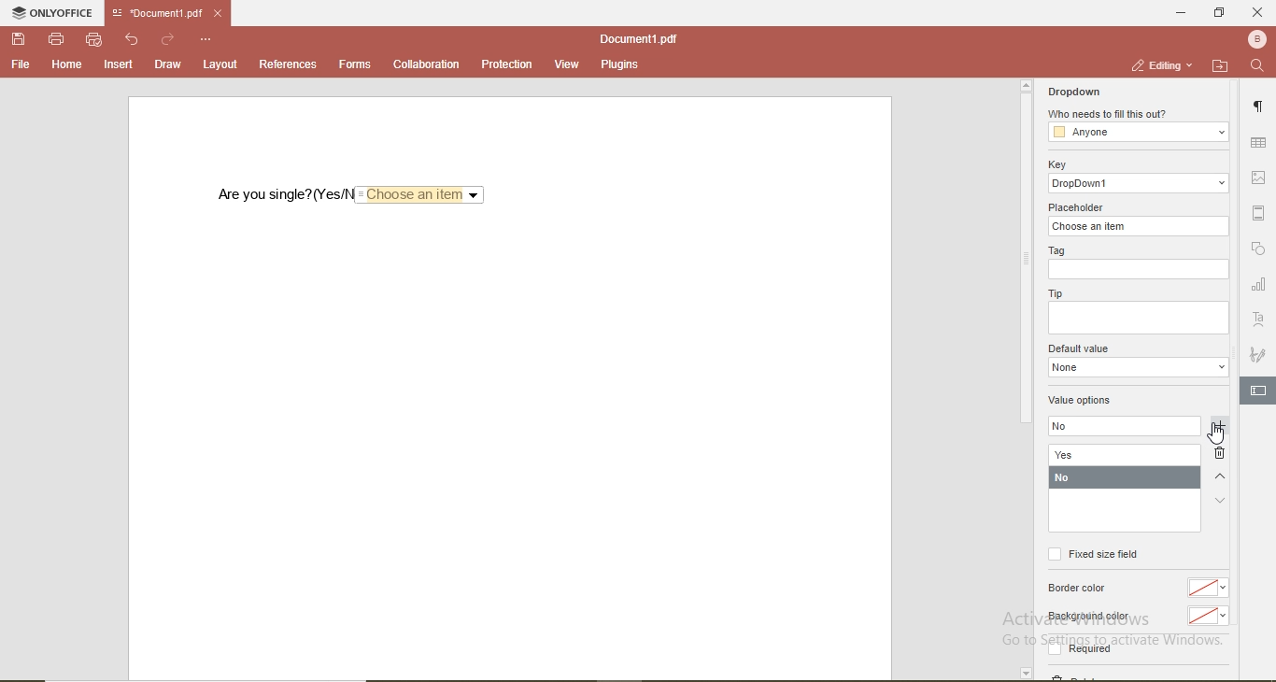  What do you see at coordinates (1075, 206) in the screenshot?
I see `placeholder` at bounding box center [1075, 206].